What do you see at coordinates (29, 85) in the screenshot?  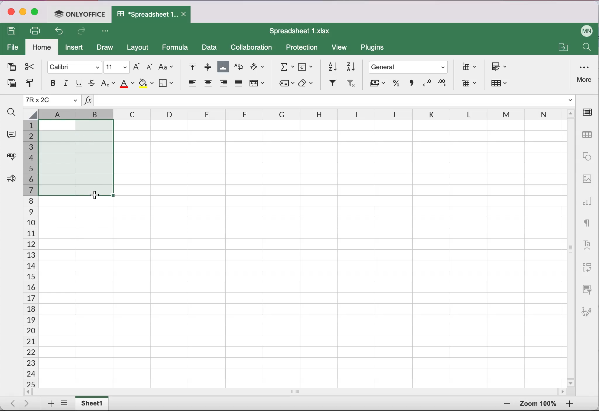 I see `copy style` at bounding box center [29, 85].